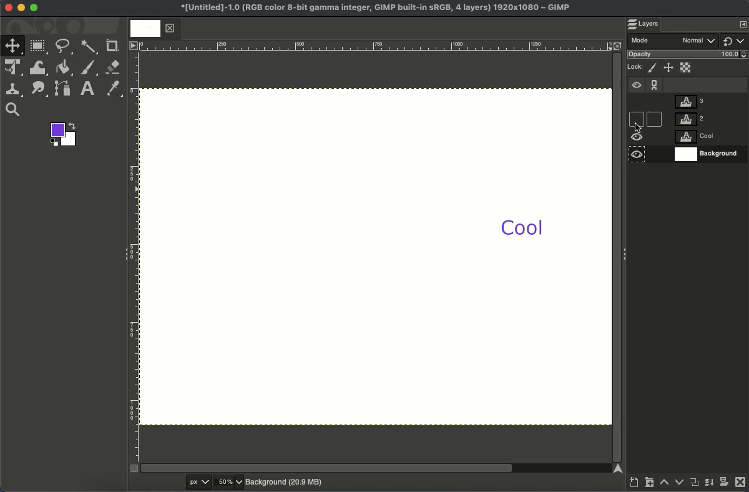 Image resolution: width=749 pixels, height=492 pixels. I want to click on Alpha, so click(687, 67).